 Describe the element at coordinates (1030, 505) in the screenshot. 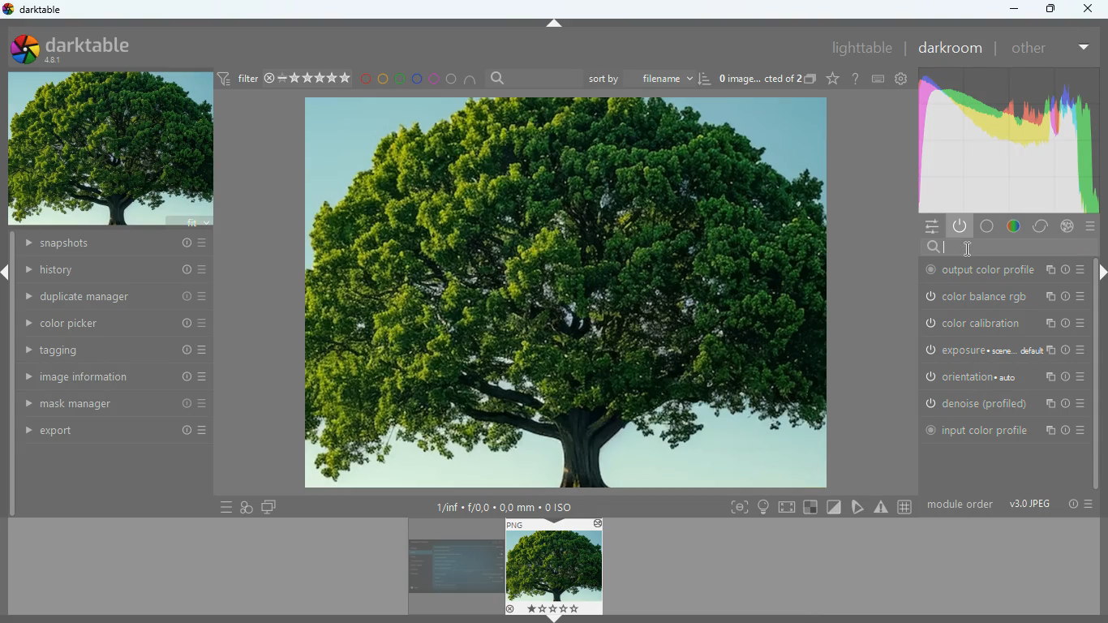

I see `image type` at that location.